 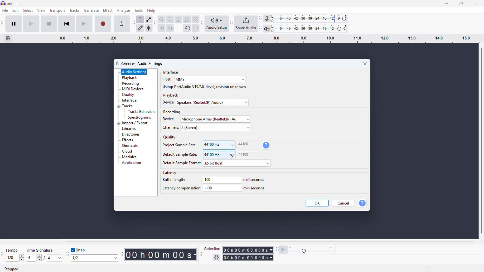 I want to click on silence audio selection, so click(x=170, y=28).